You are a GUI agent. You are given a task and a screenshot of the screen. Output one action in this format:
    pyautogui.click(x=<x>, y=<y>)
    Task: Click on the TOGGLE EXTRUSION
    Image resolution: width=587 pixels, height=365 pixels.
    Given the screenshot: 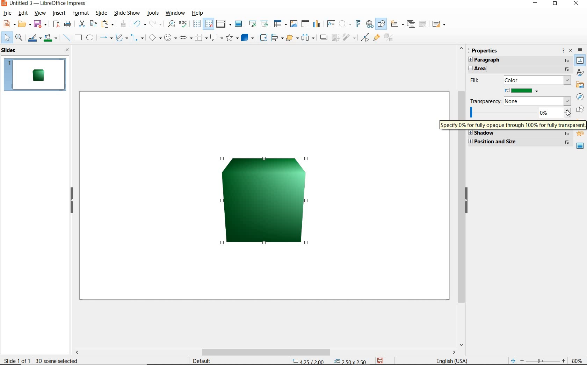 What is the action you would take?
    pyautogui.click(x=389, y=38)
    